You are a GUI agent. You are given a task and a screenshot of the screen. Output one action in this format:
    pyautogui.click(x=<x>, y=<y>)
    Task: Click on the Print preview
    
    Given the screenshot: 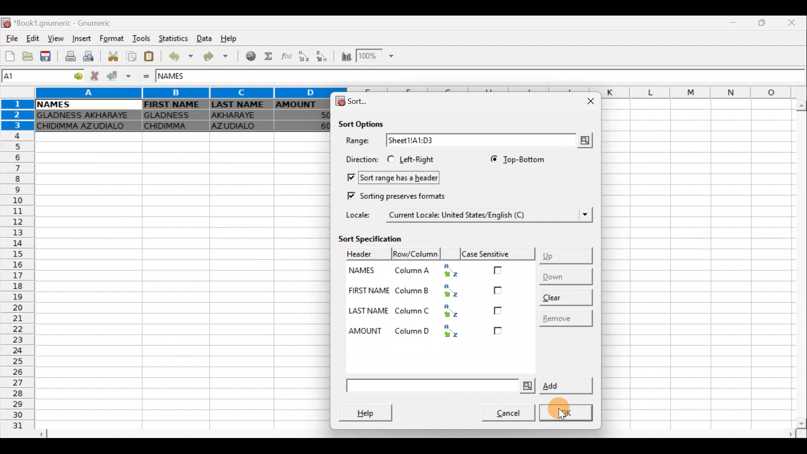 What is the action you would take?
    pyautogui.click(x=90, y=55)
    